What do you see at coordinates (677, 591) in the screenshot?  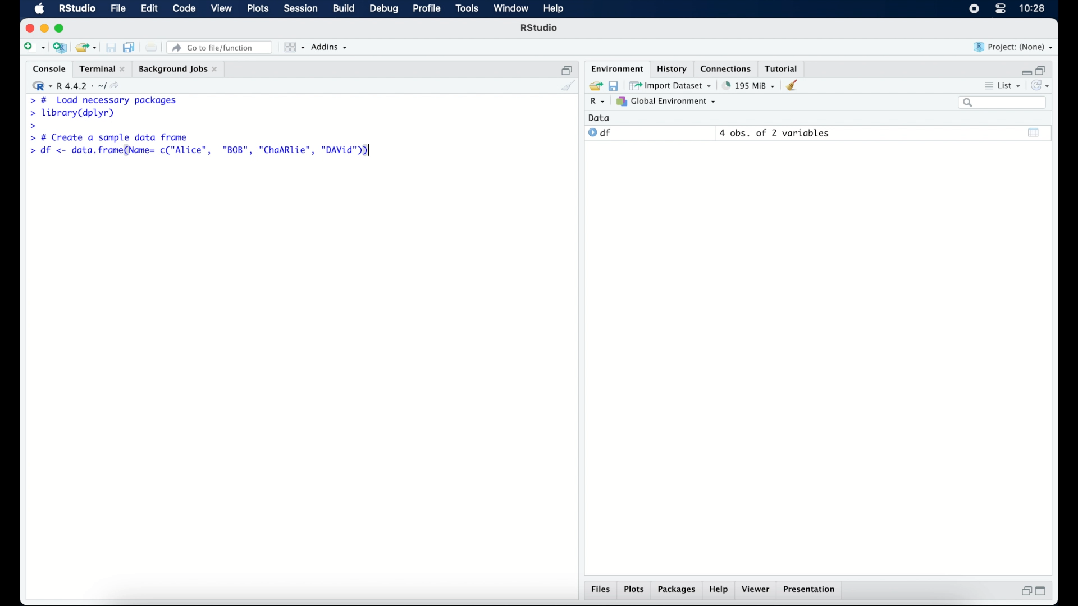 I see `packages` at bounding box center [677, 591].